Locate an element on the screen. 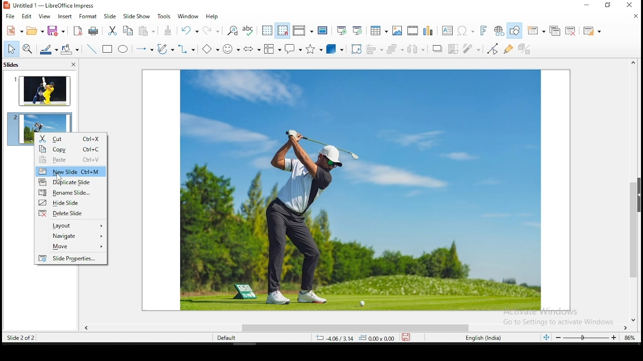 This screenshot has width=643, height=361. help is located at coordinates (213, 16).